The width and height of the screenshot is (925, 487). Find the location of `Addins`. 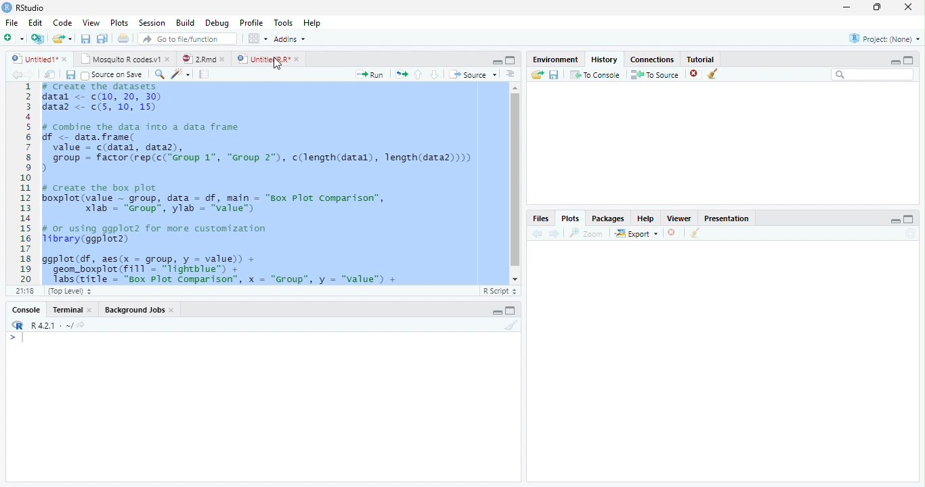

Addins is located at coordinates (288, 39).